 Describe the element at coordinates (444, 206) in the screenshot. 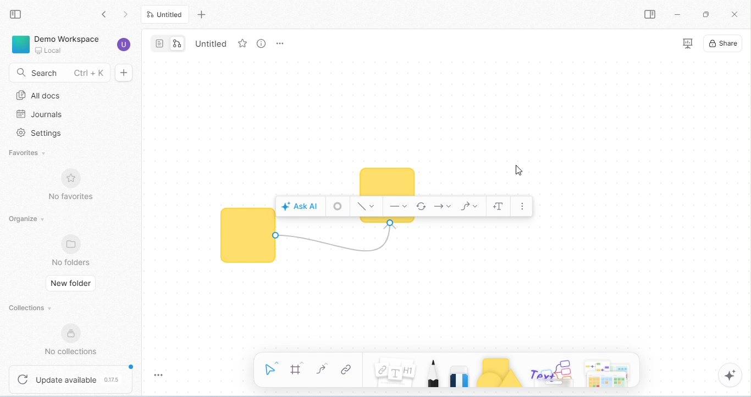

I see `endpoint style` at that location.